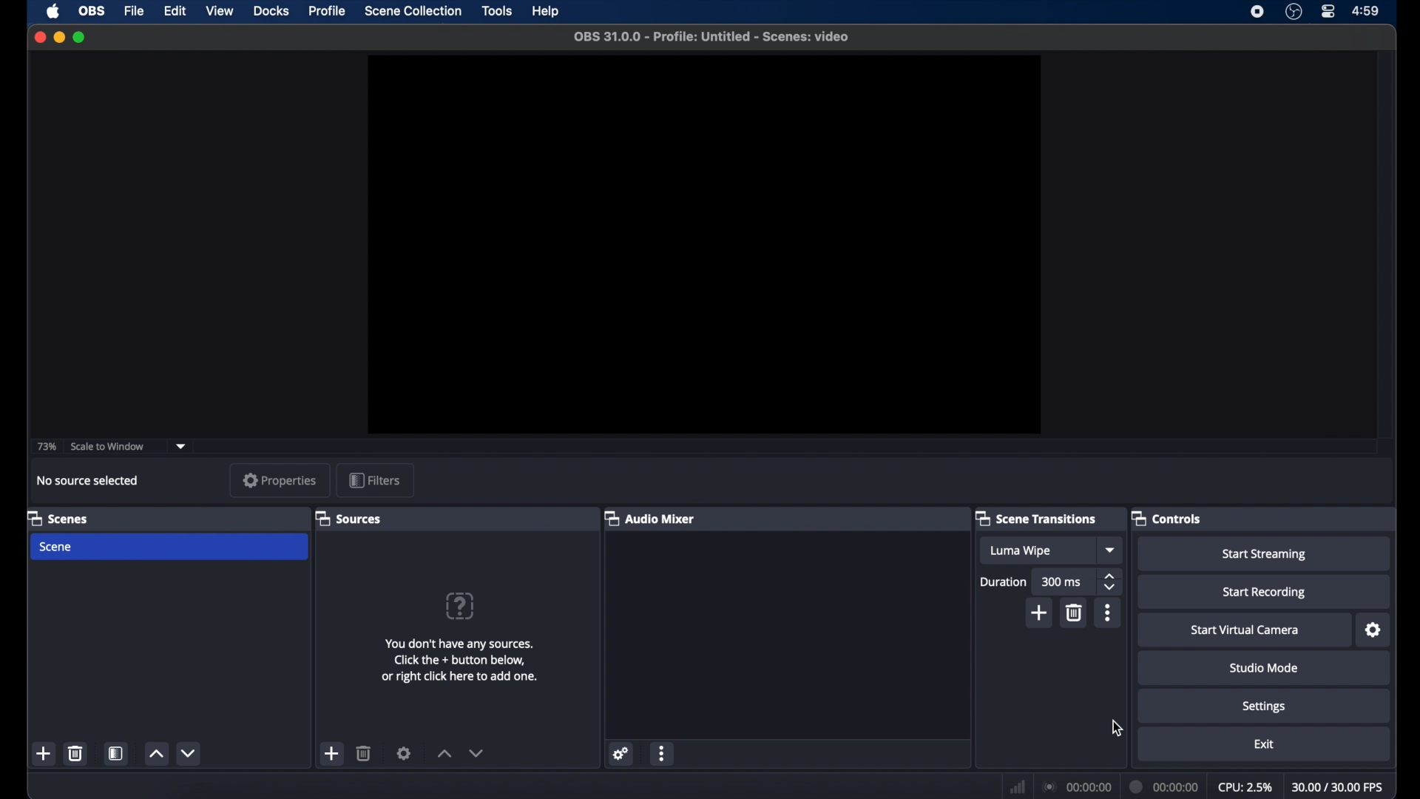 This screenshot has width=1420, height=799. Describe the element at coordinates (108, 446) in the screenshot. I see `scale to window` at that location.